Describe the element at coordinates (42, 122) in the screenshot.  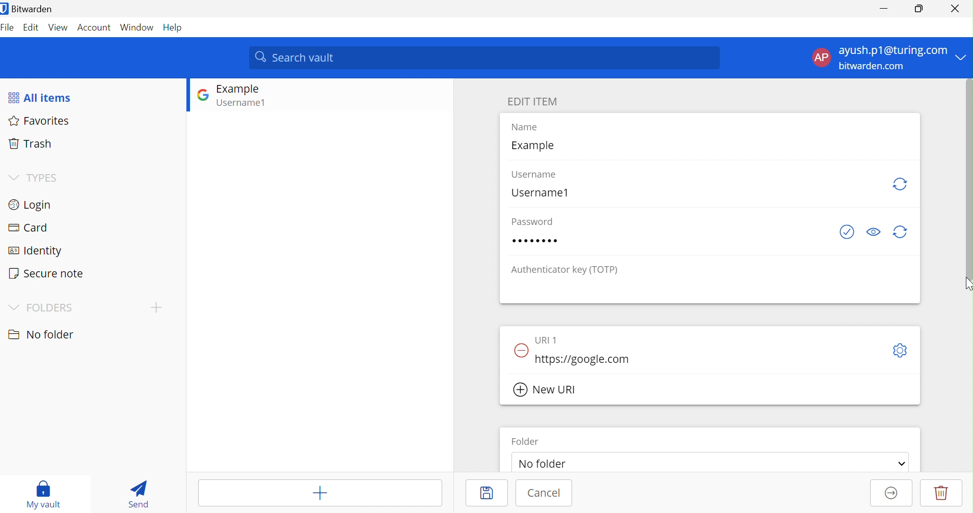
I see `Favorites` at that location.